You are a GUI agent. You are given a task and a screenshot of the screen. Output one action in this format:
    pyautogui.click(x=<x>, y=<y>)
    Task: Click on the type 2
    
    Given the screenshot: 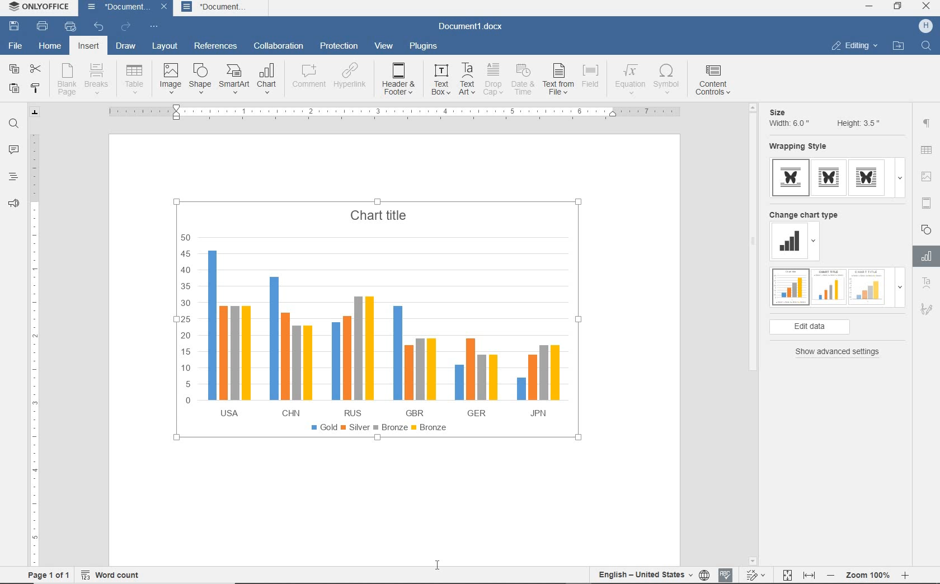 What is the action you would take?
    pyautogui.click(x=829, y=177)
    